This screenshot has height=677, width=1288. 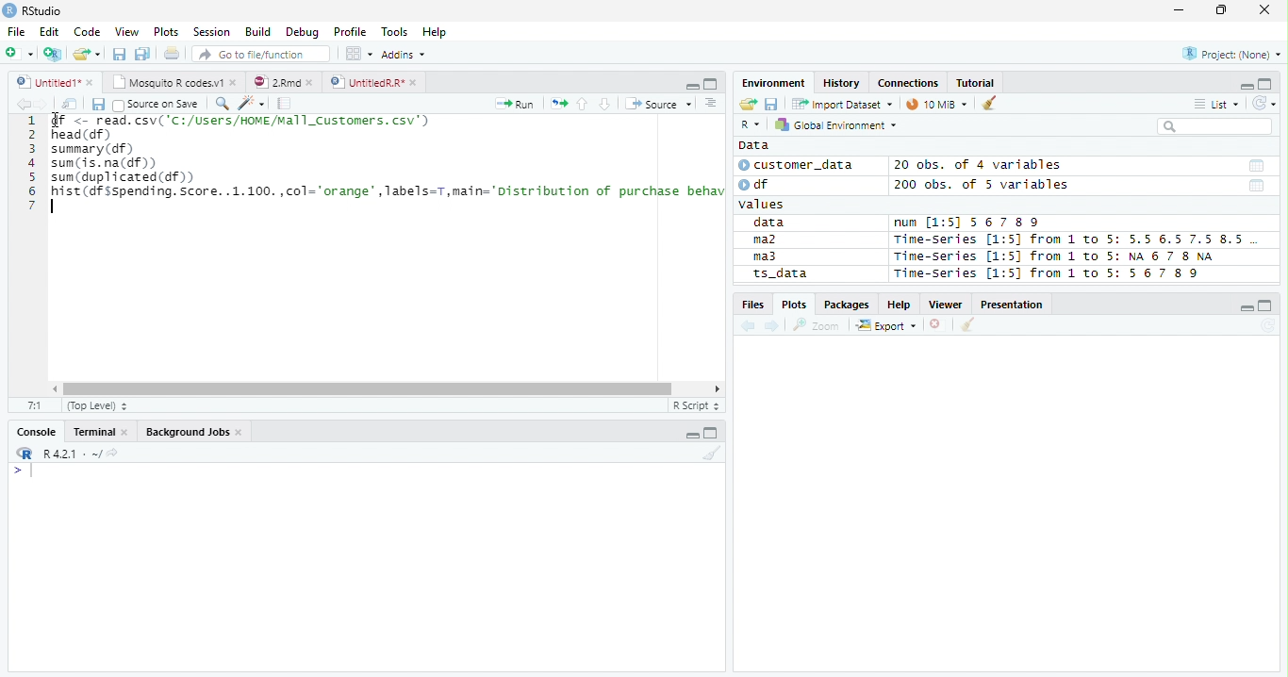 I want to click on num [1:5] 567 89, so click(x=967, y=223).